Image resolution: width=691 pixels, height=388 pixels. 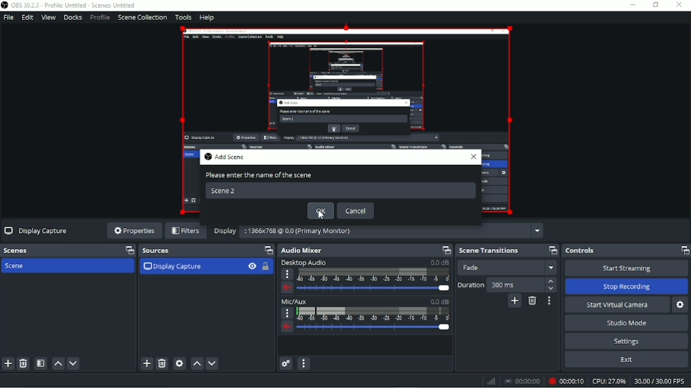 What do you see at coordinates (143, 17) in the screenshot?
I see `Scene collection` at bounding box center [143, 17].